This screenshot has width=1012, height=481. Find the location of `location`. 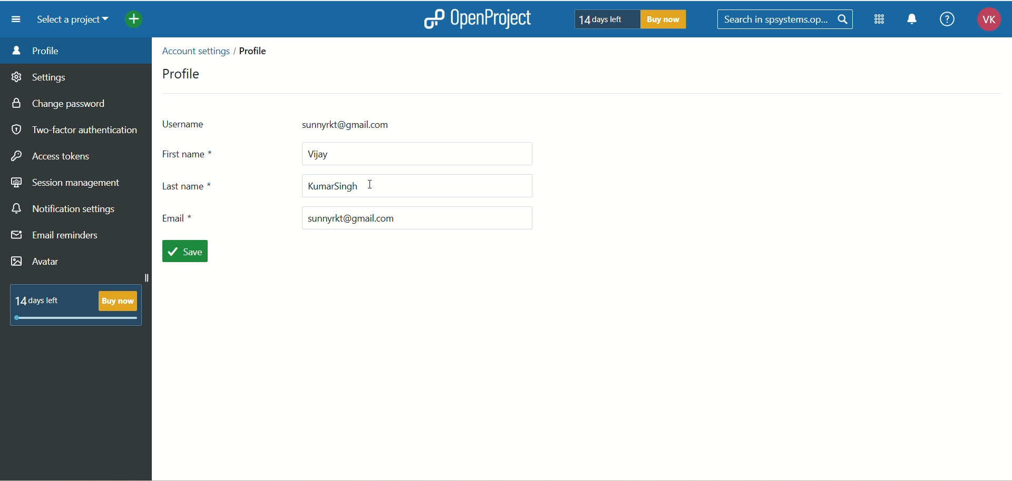

location is located at coordinates (219, 49).